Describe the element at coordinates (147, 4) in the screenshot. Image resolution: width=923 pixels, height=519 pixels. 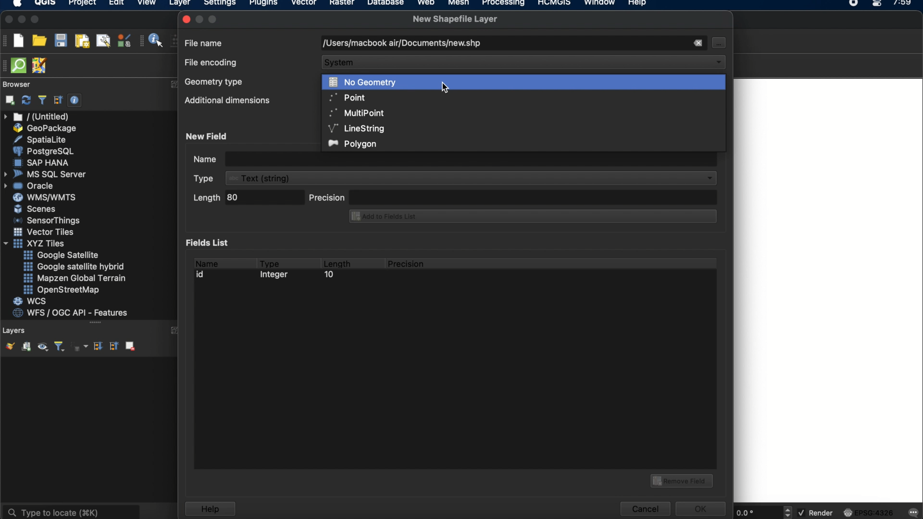
I see `view` at that location.